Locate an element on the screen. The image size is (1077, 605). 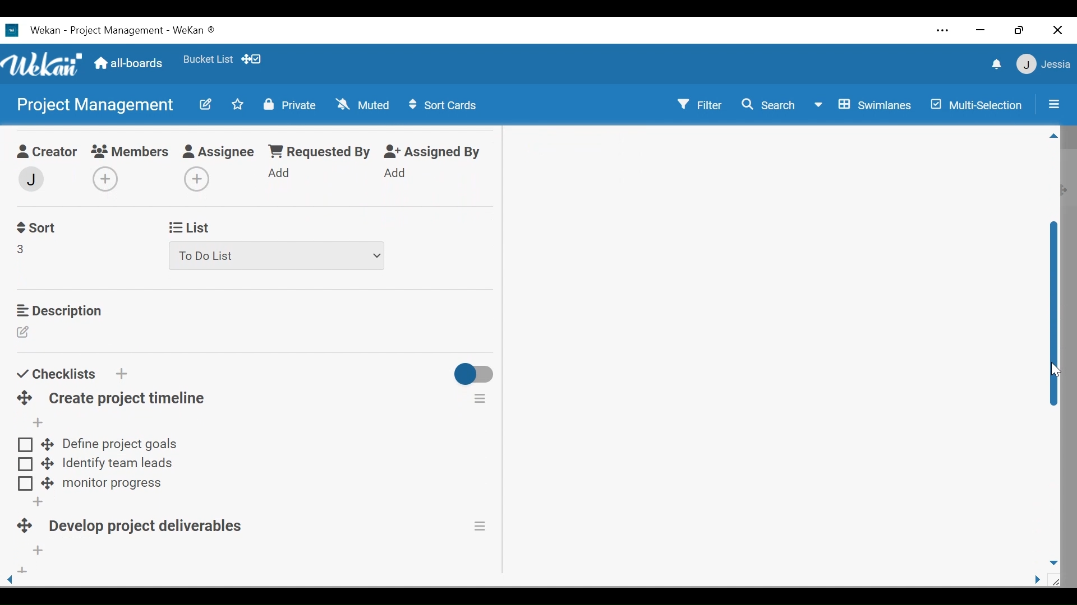
Add members is located at coordinates (109, 180).